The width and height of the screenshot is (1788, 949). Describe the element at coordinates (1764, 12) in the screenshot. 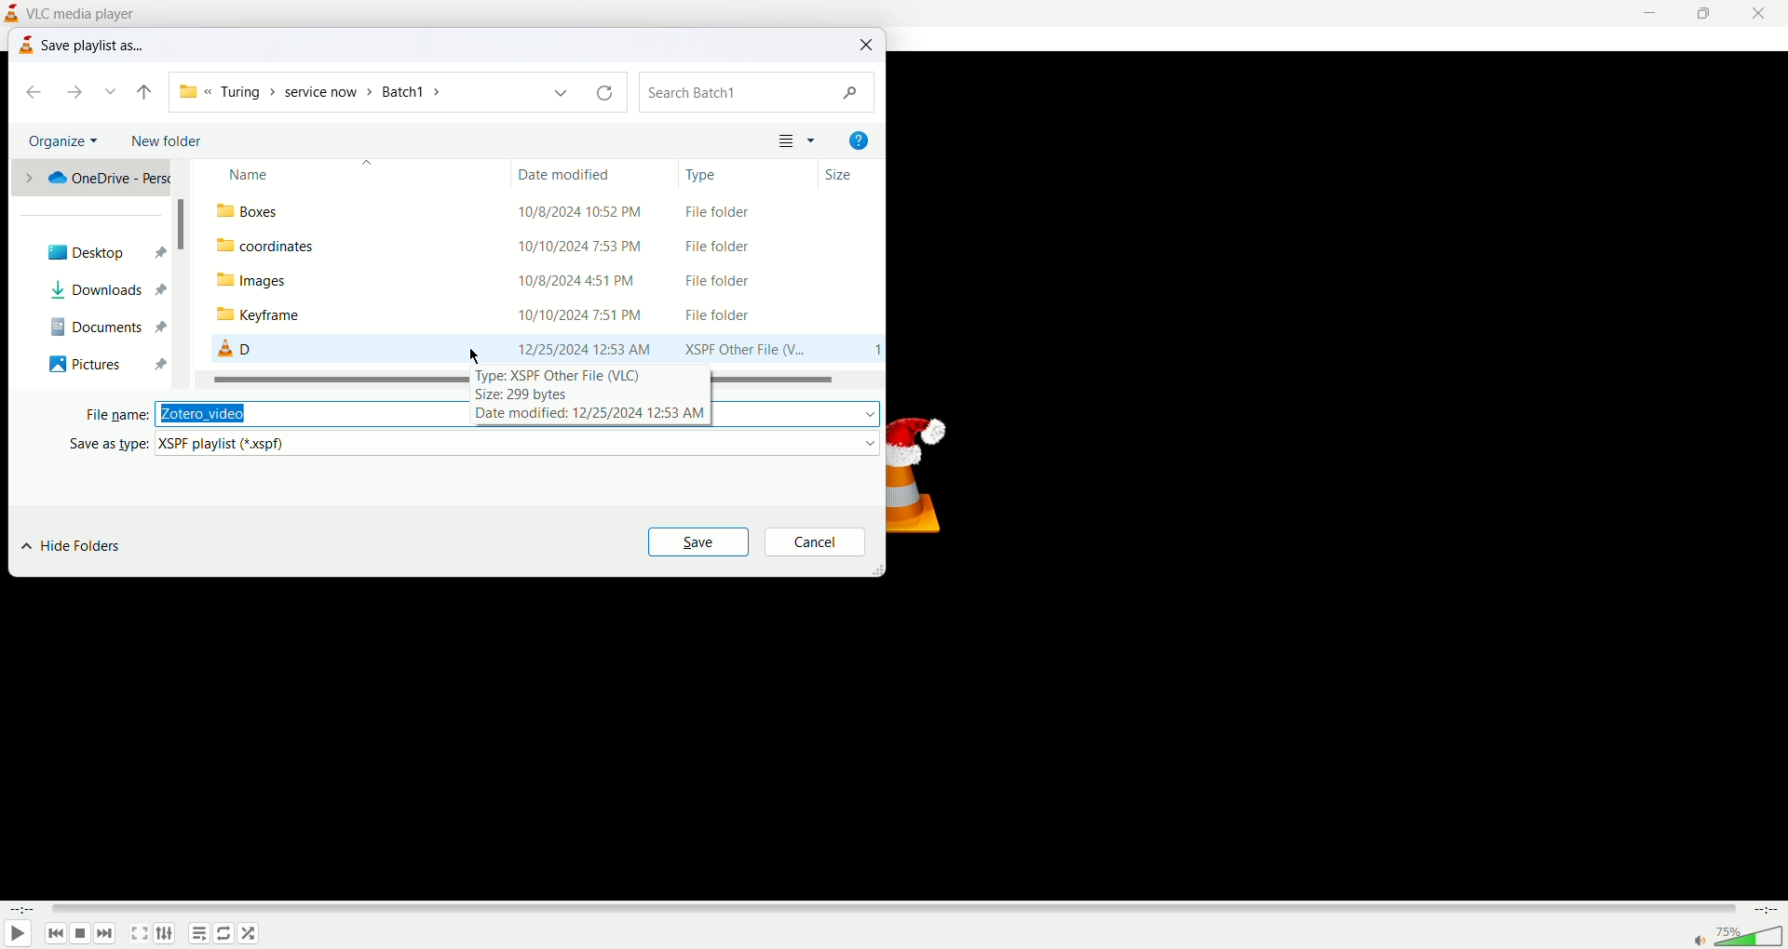

I see `close` at that location.